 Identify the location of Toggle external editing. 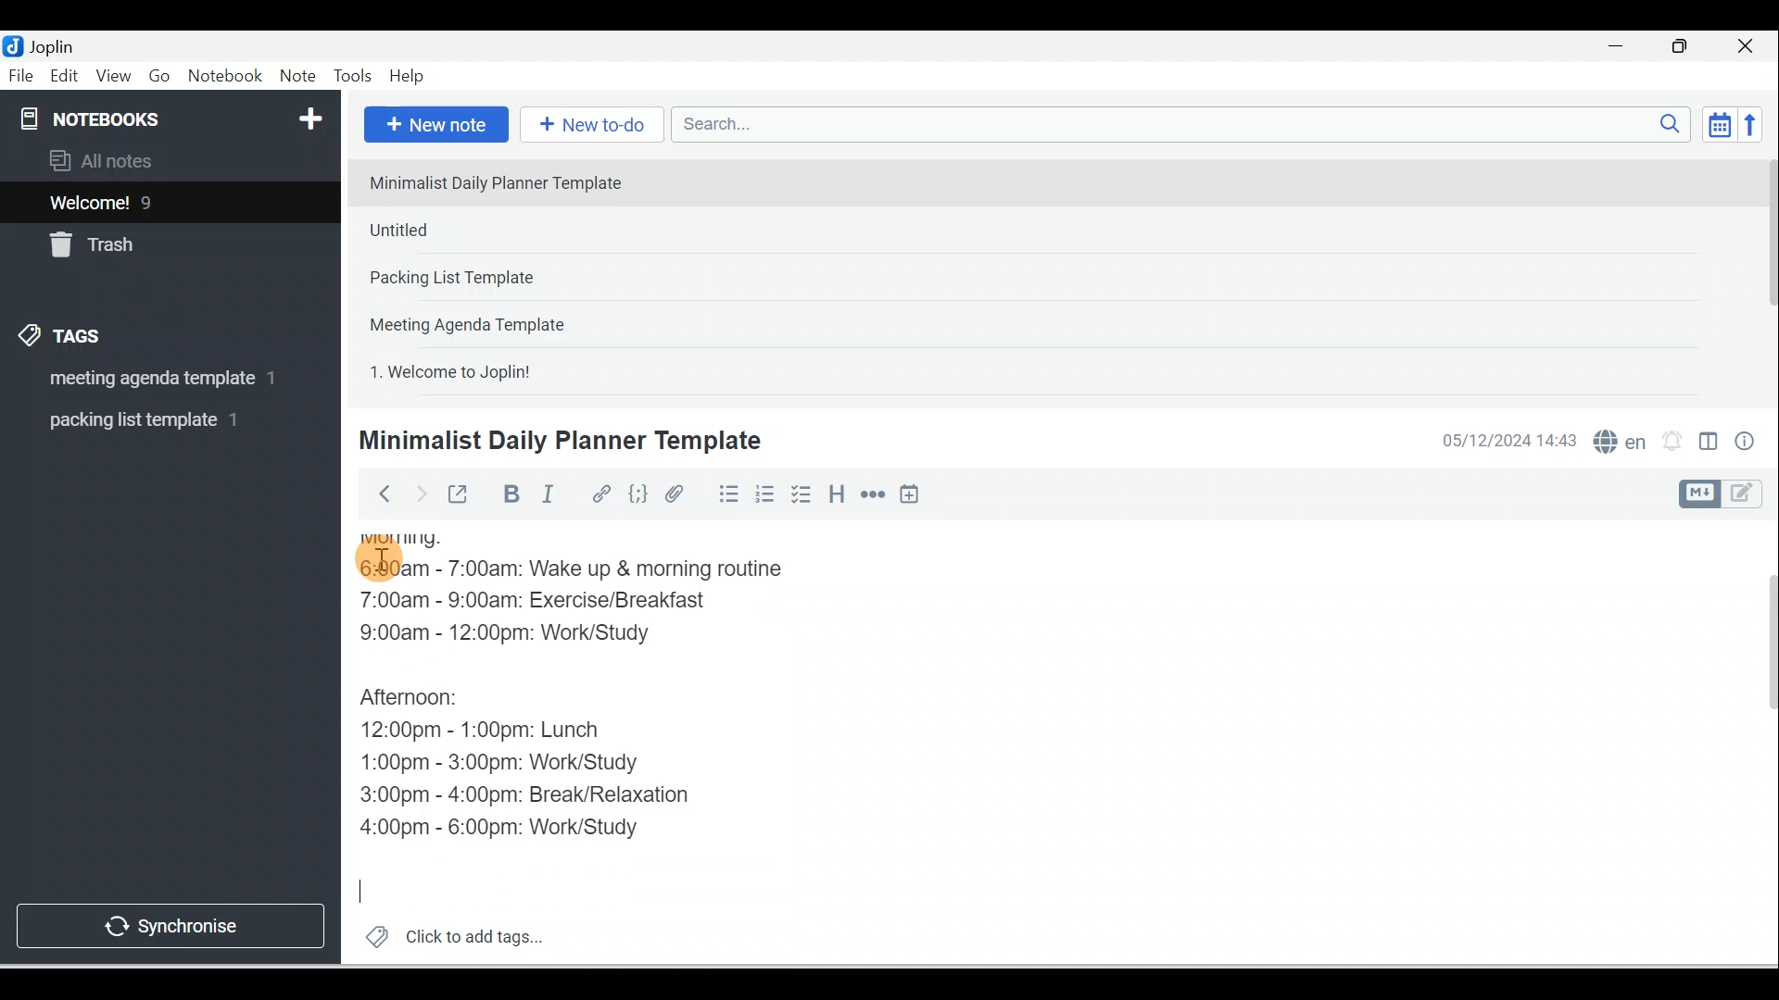
(461, 498).